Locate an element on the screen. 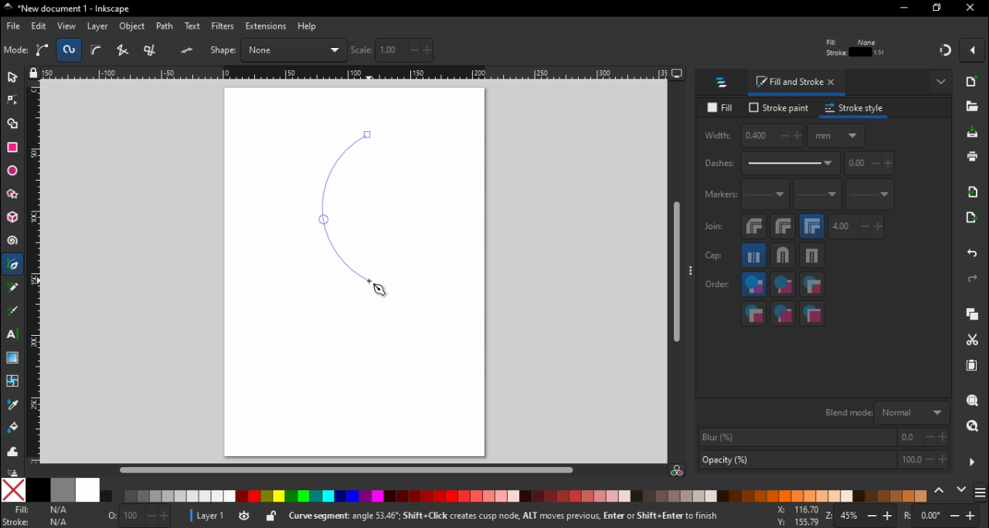 The image size is (989, 528). vertical ruler is located at coordinates (35, 275).